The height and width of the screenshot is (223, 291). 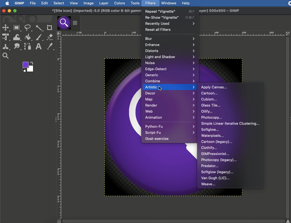 What do you see at coordinates (169, 3) in the screenshot?
I see `Windows` at bounding box center [169, 3].